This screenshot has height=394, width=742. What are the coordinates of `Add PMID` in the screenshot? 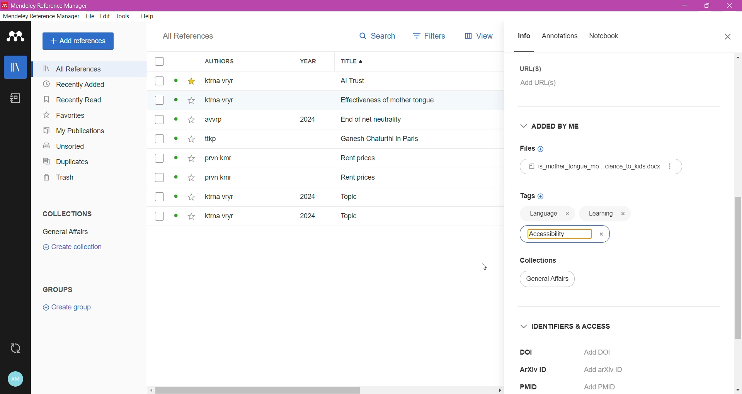 It's located at (602, 388).